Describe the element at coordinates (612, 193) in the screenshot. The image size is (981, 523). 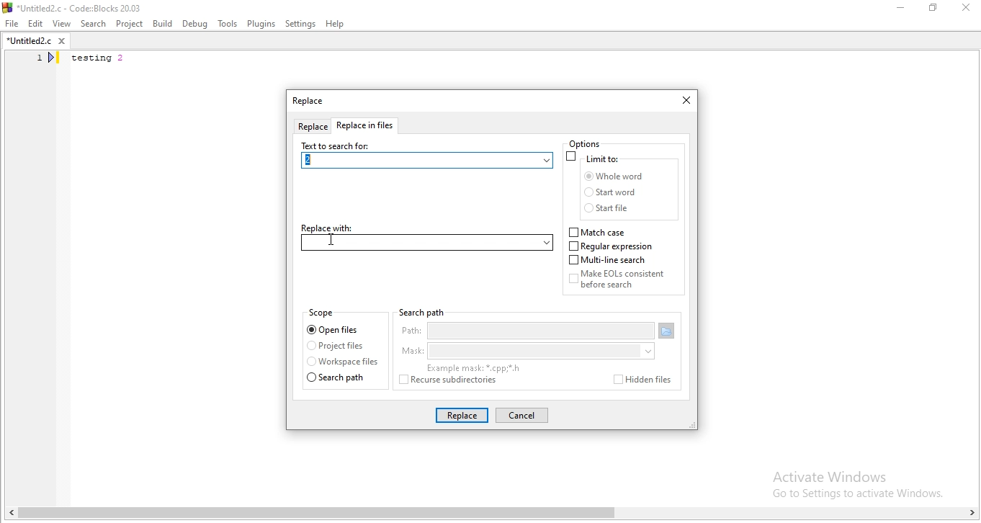
I see `start word` at that location.